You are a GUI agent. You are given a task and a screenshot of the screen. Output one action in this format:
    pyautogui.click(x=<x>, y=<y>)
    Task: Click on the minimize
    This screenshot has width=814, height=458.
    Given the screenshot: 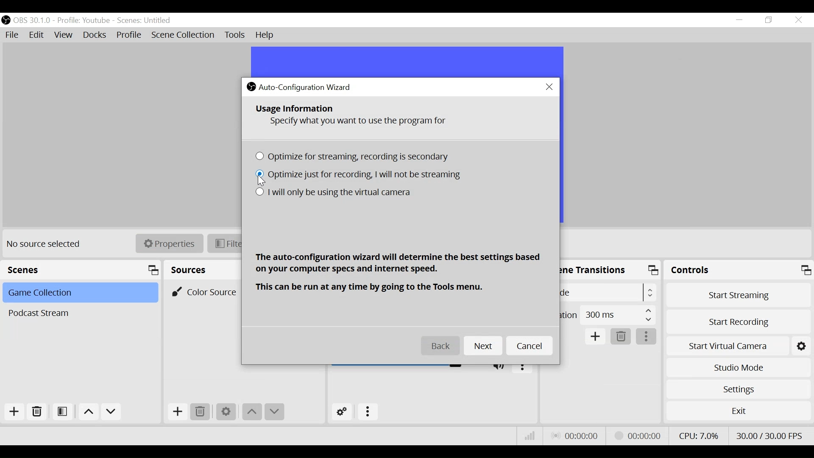 What is the action you would take?
    pyautogui.click(x=739, y=20)
    